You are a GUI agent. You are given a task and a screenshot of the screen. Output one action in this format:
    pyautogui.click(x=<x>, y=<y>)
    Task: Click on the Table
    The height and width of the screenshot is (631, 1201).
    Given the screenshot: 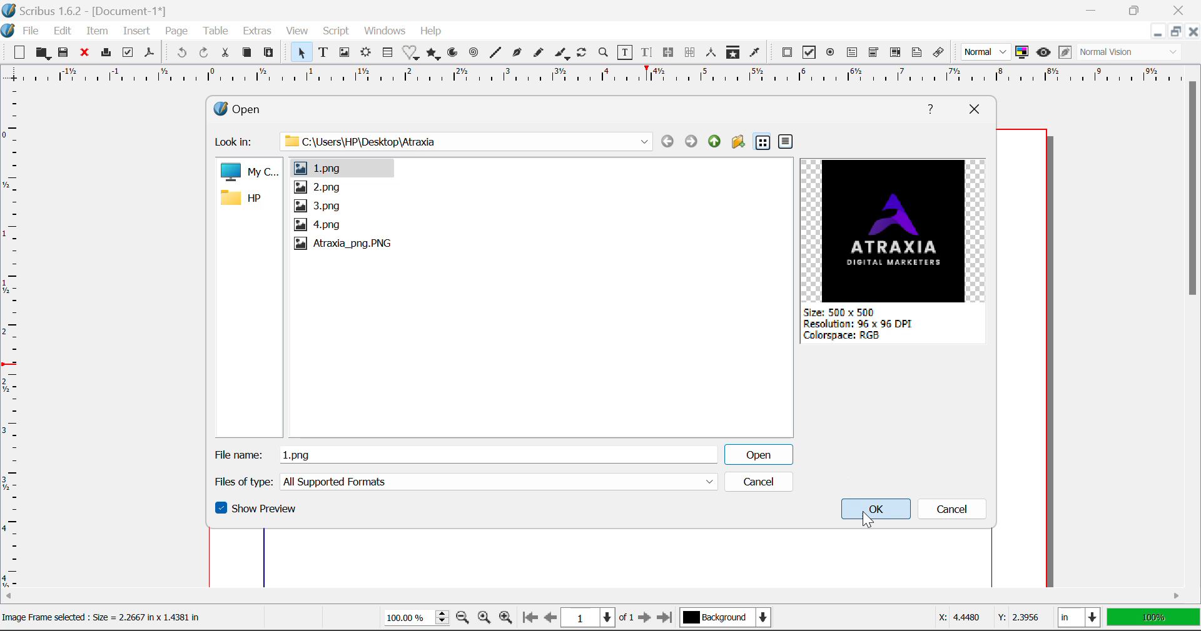 What is the action you would take?
    pyautogui.click(x=218, y=31)
    